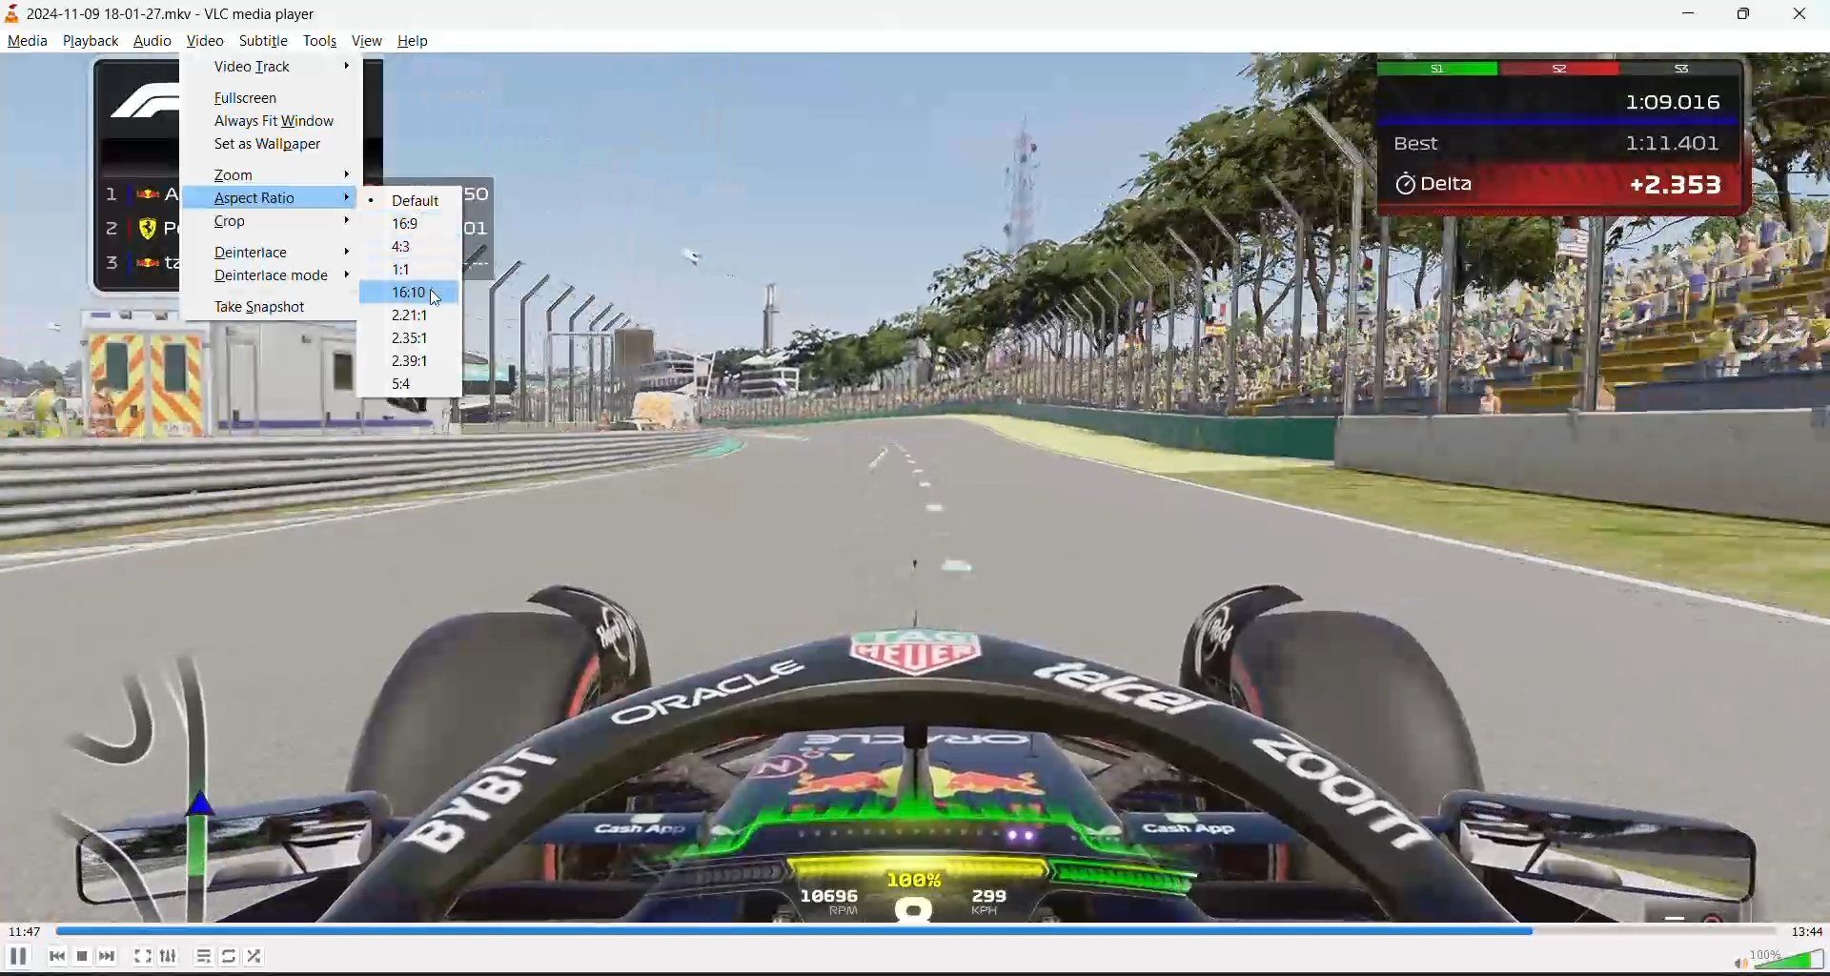  What do you see at coordinates (365, 40) in the screenshot?
I see `vibe` at bounding box center [365, 40].